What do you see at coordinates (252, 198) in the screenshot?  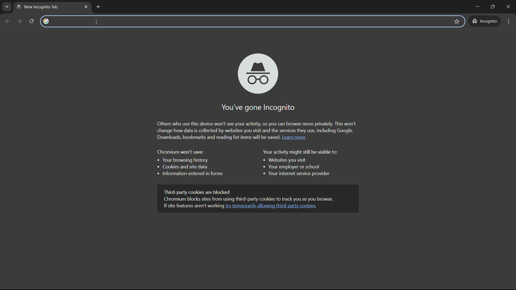 I see `‘Chromium blocks sites from using third-party cookies to track you as you browse.` at bounding box center [252, 198].